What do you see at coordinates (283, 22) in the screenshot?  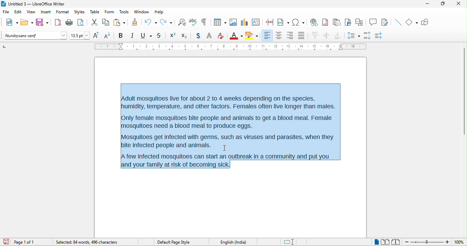 I see `field` at bounding box center [283, 22].